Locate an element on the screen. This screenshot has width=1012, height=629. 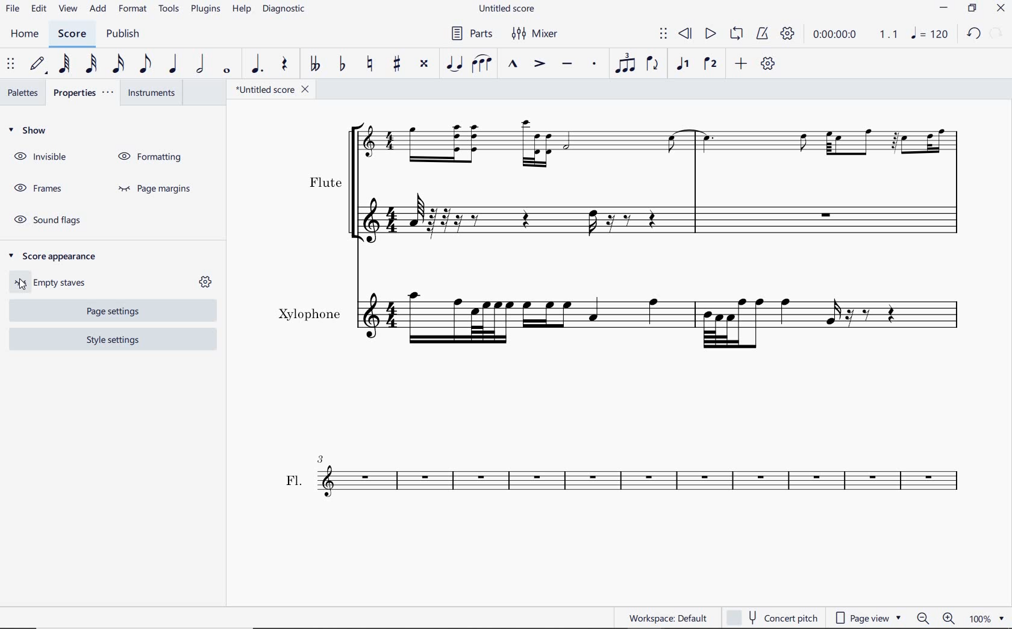
view is located at coordinates (67, 9).